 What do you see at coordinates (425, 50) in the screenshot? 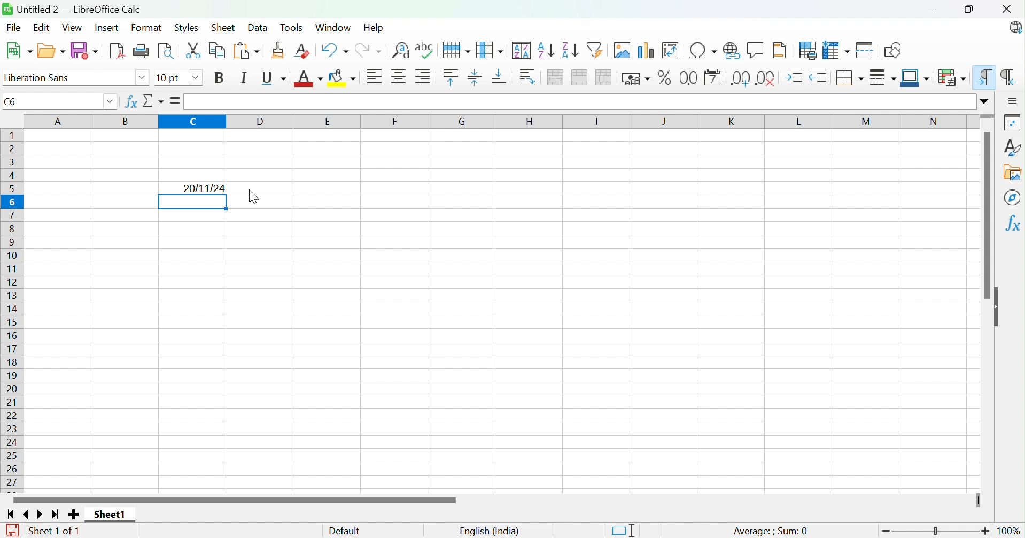
I see `Find and replace` at bounding box center [425, 50].